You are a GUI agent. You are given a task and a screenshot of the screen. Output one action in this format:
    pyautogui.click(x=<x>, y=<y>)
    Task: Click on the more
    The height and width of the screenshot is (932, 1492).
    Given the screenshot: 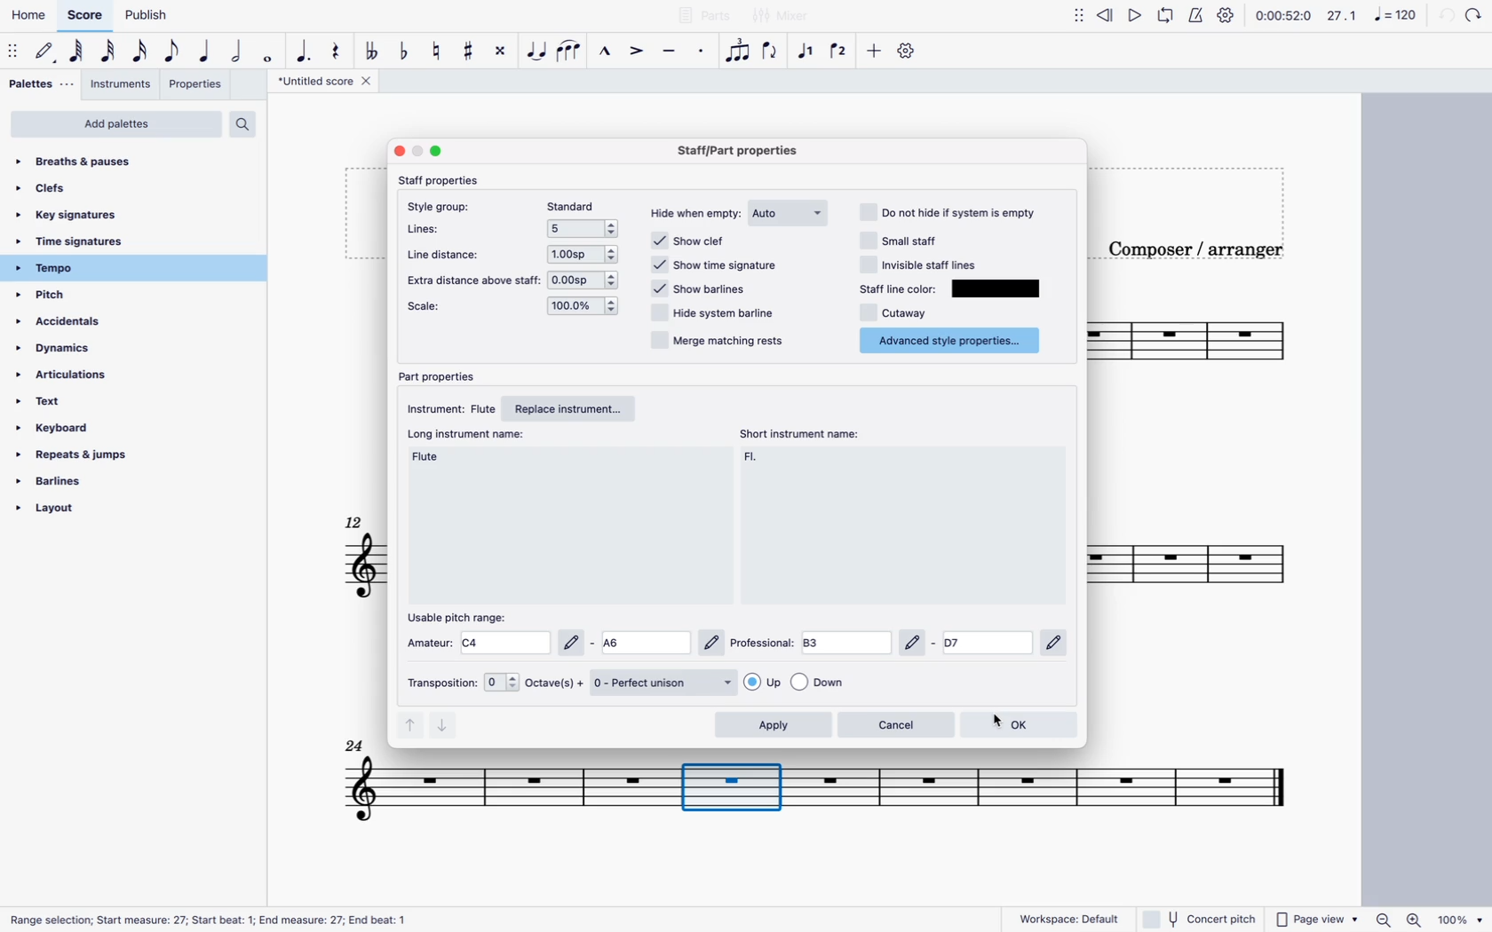 What is the action you would take?
    pyautogui.click(x=874, y=50)
    